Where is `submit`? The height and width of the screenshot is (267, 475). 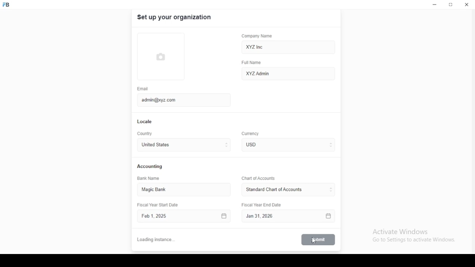
submit is located at coordinates (319, 240).